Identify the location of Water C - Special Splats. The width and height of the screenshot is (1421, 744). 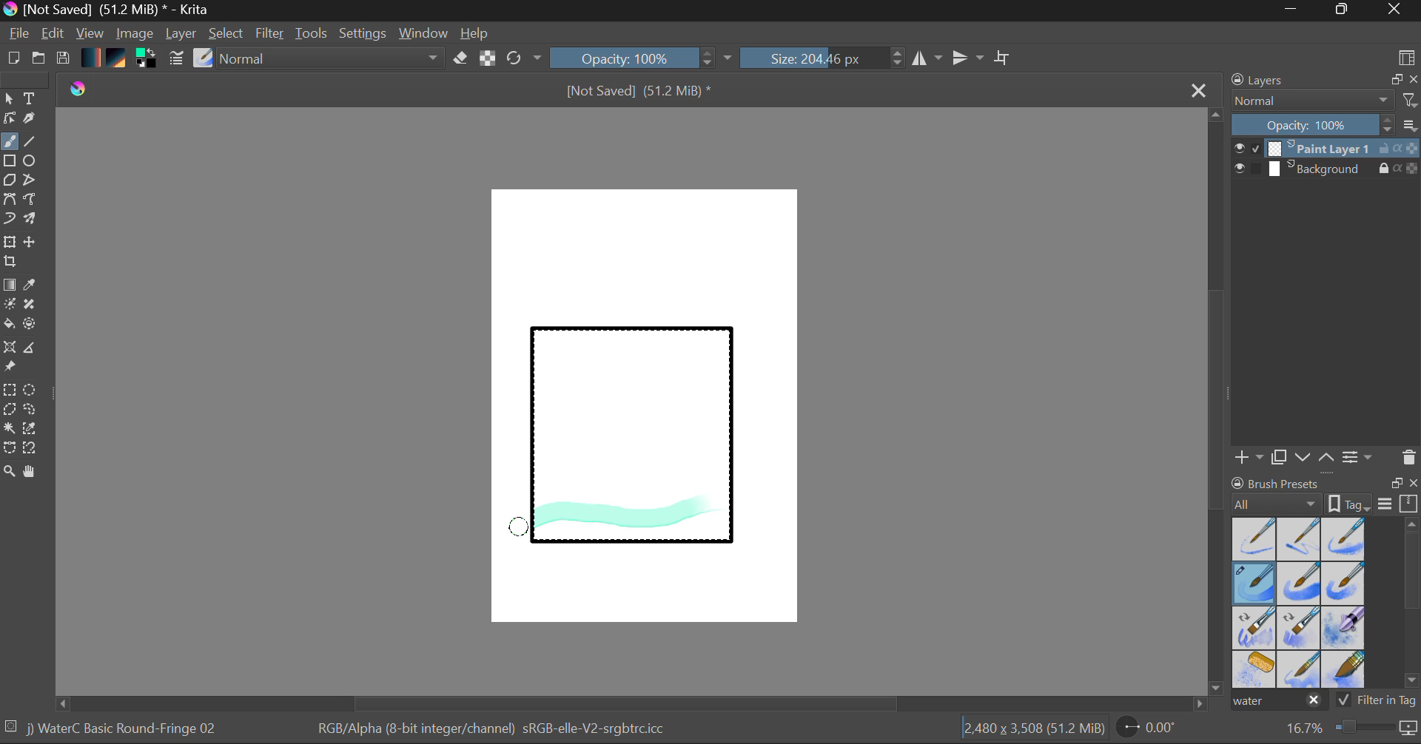
(1255, 669).